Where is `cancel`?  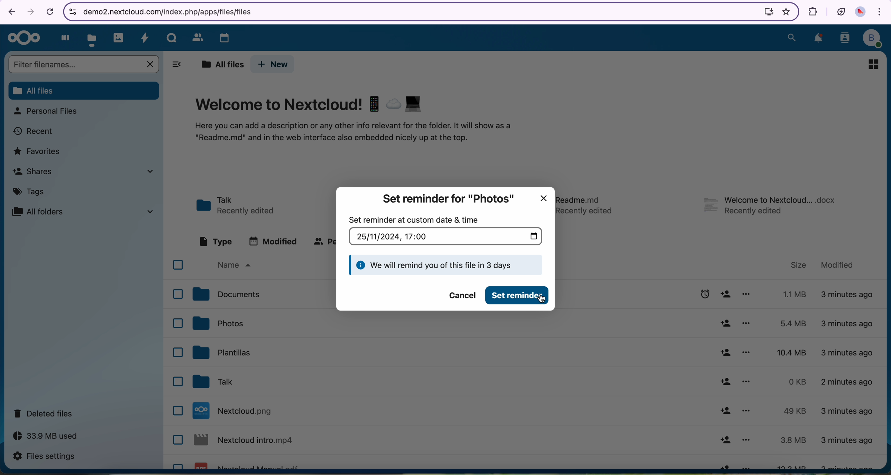 cancel is located at coordinates (49, 12).